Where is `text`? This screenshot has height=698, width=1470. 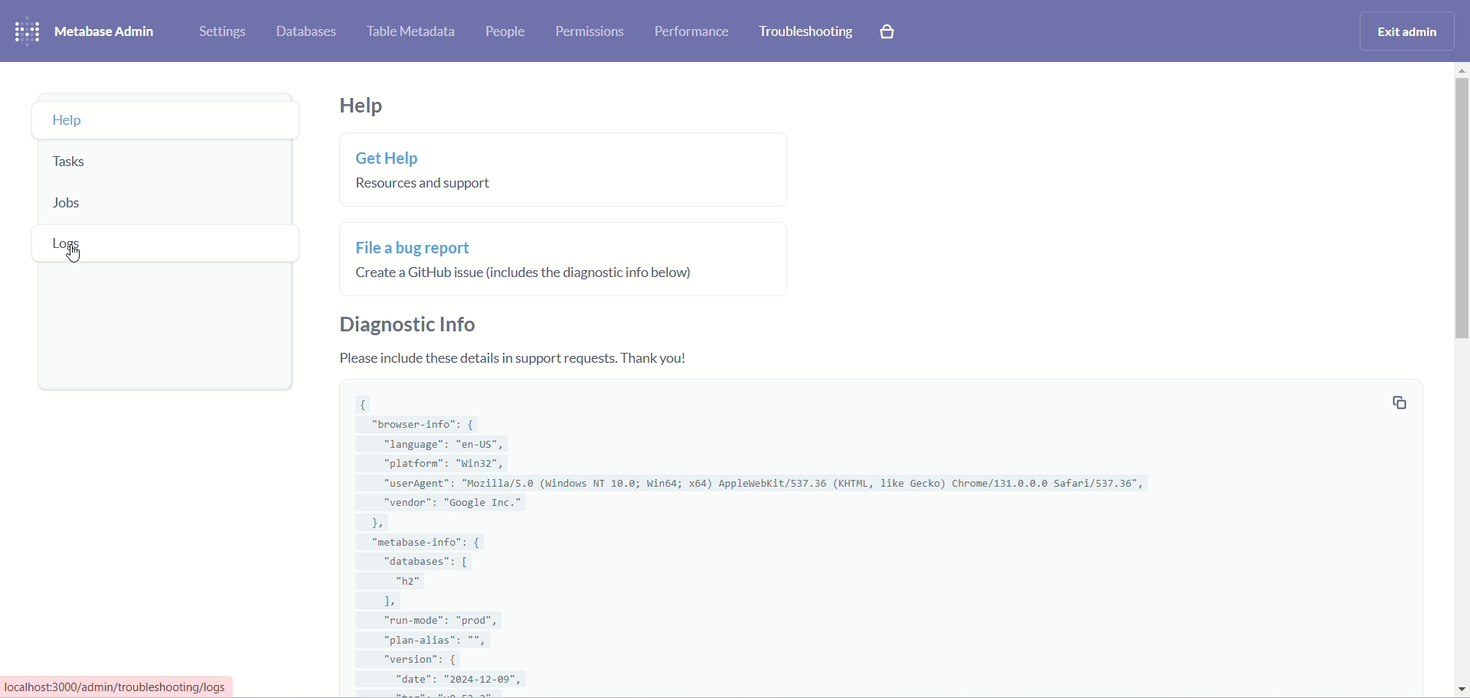 text is located at coordinates (522, 359).